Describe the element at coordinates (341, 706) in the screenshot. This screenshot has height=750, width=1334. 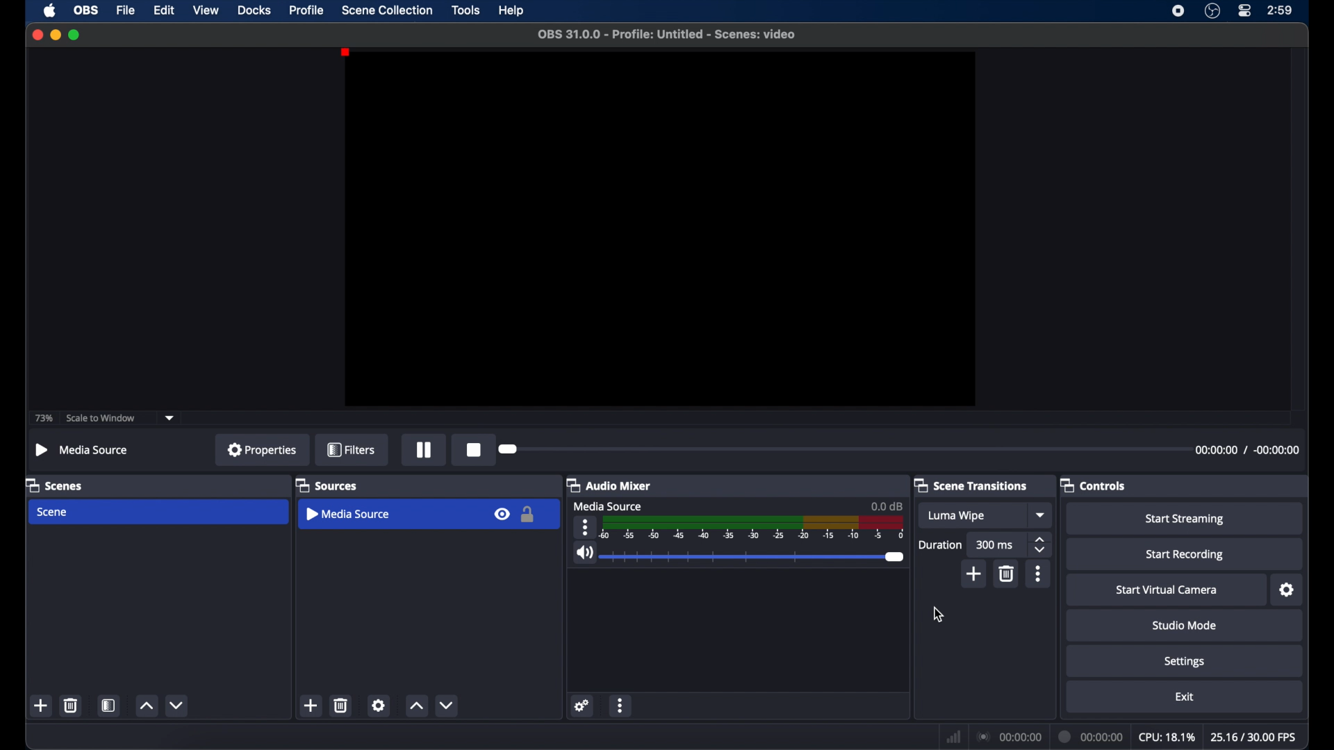
I see `delete` at that location.